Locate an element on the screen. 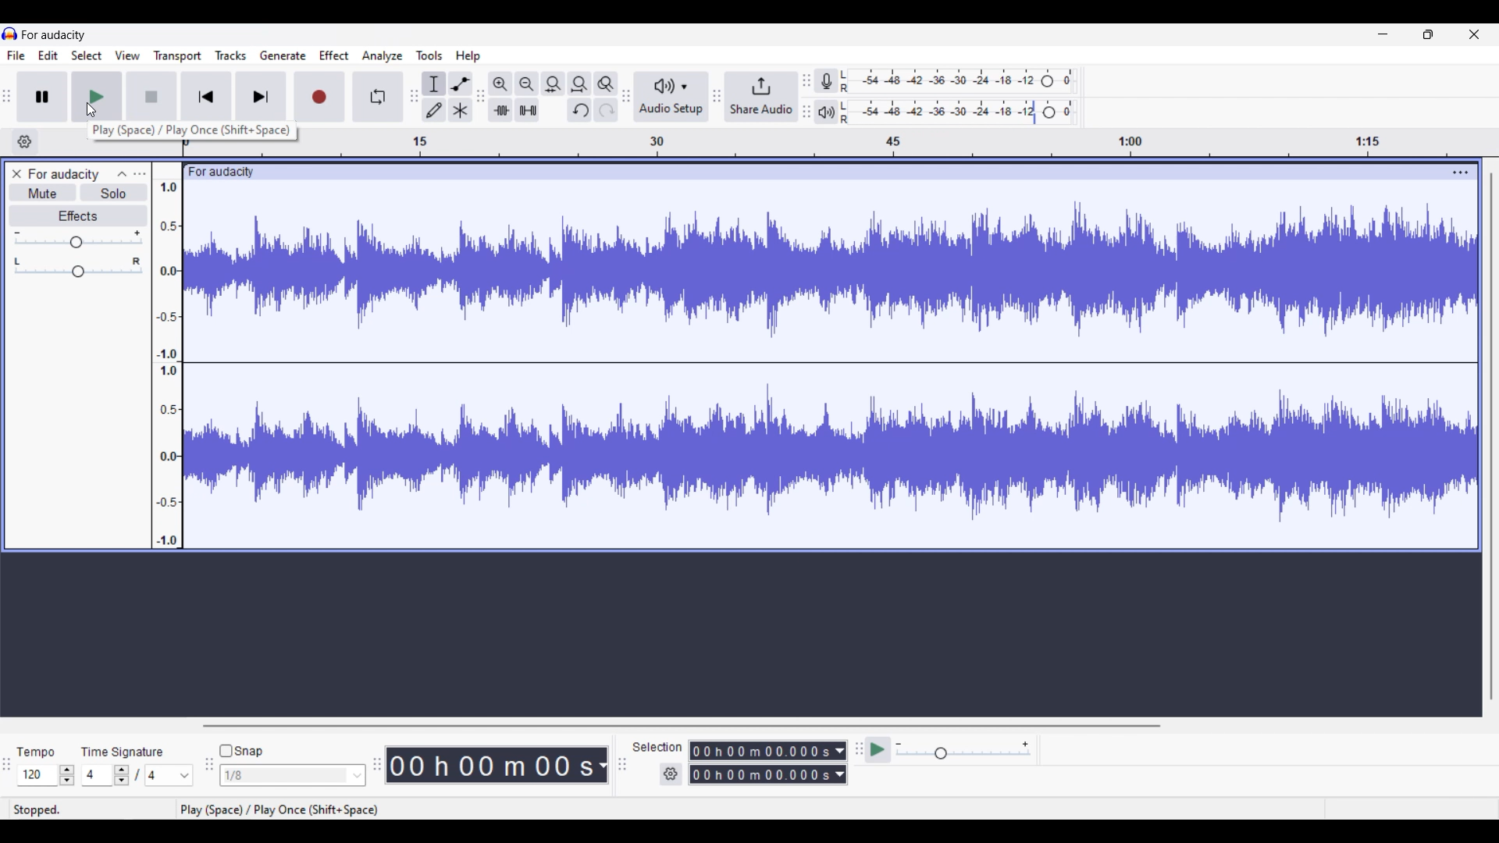 The height and width of the screenshot is (843, 1499). Description of current selection is located at coordinates (193, 130).